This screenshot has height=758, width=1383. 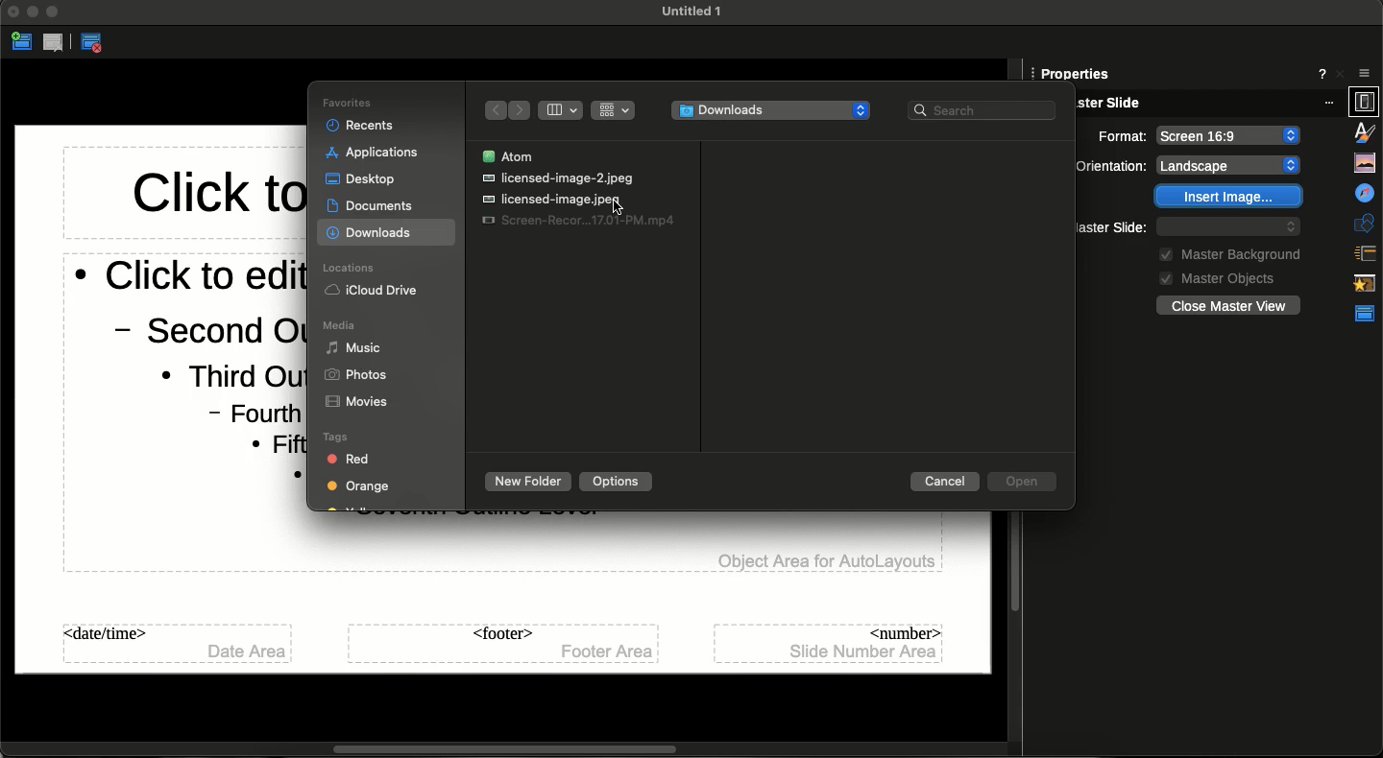 What do you see at coordinates (686, 11) in the screenshot?
I see `File name` at bounding box center [686, 11].